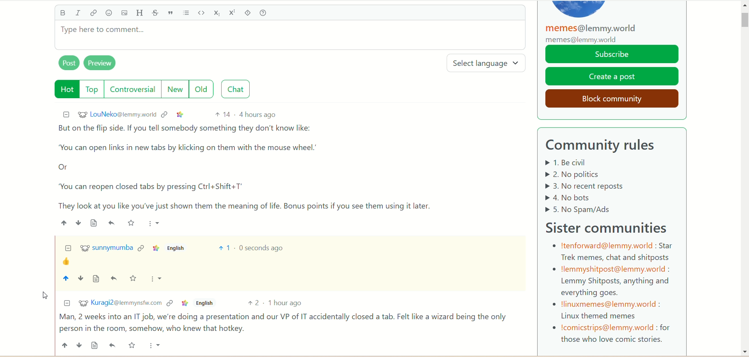 The height and width of the screenshot is (357, 749). Describe the element at coordinates (108, 13) in the screenshot. I see `emoji` at that location.